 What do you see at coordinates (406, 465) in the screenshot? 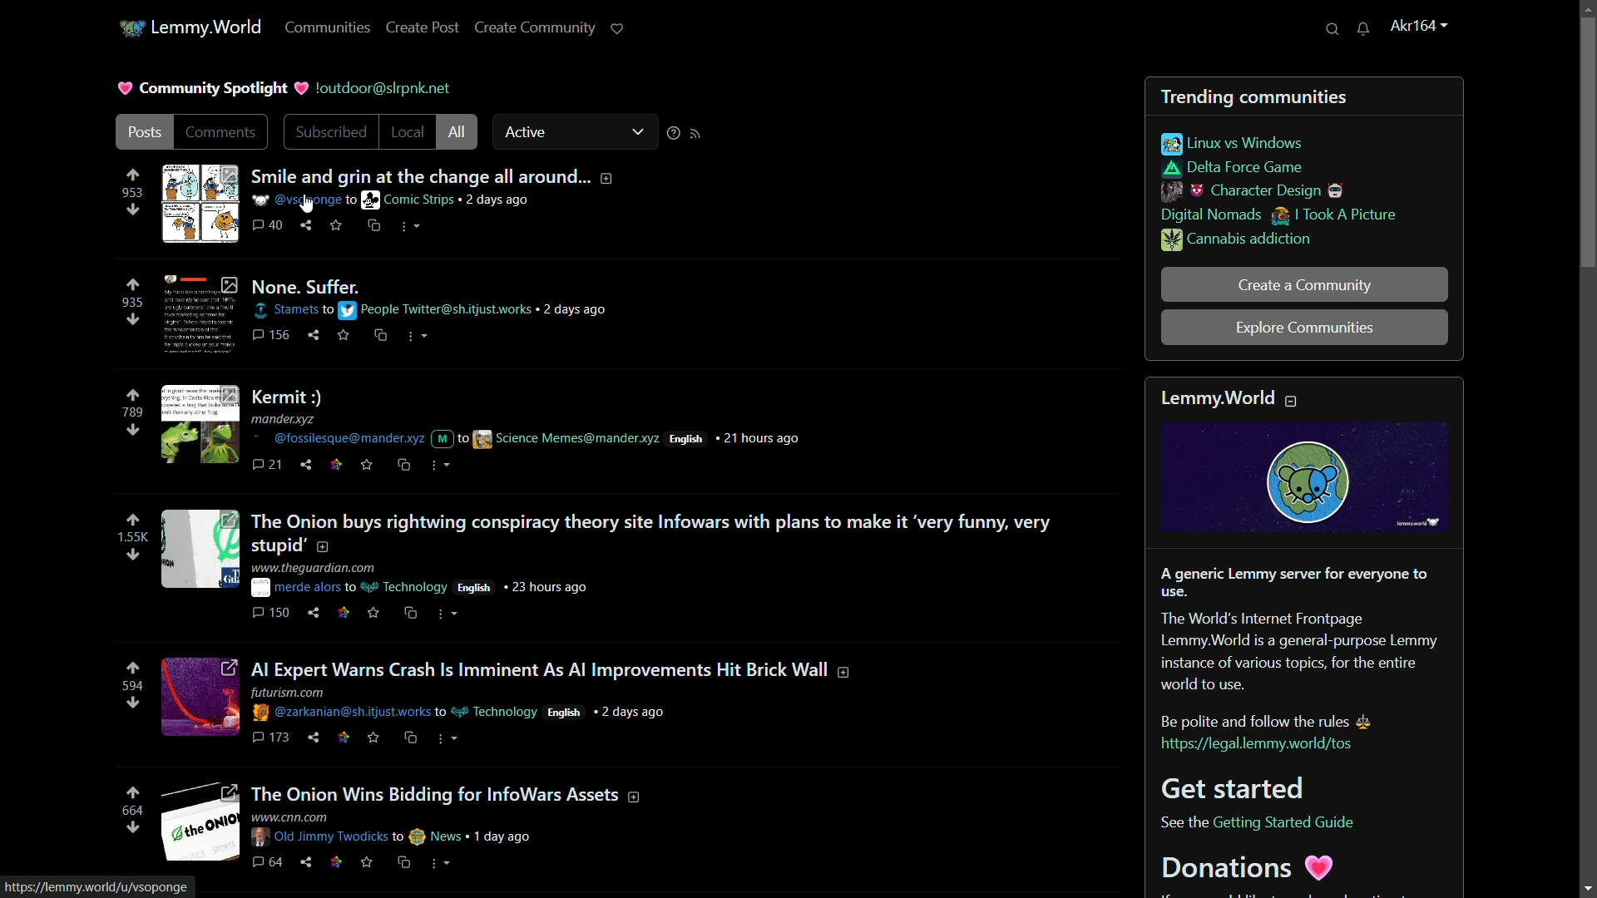
I see `cs` at bounding box center [406, 465].